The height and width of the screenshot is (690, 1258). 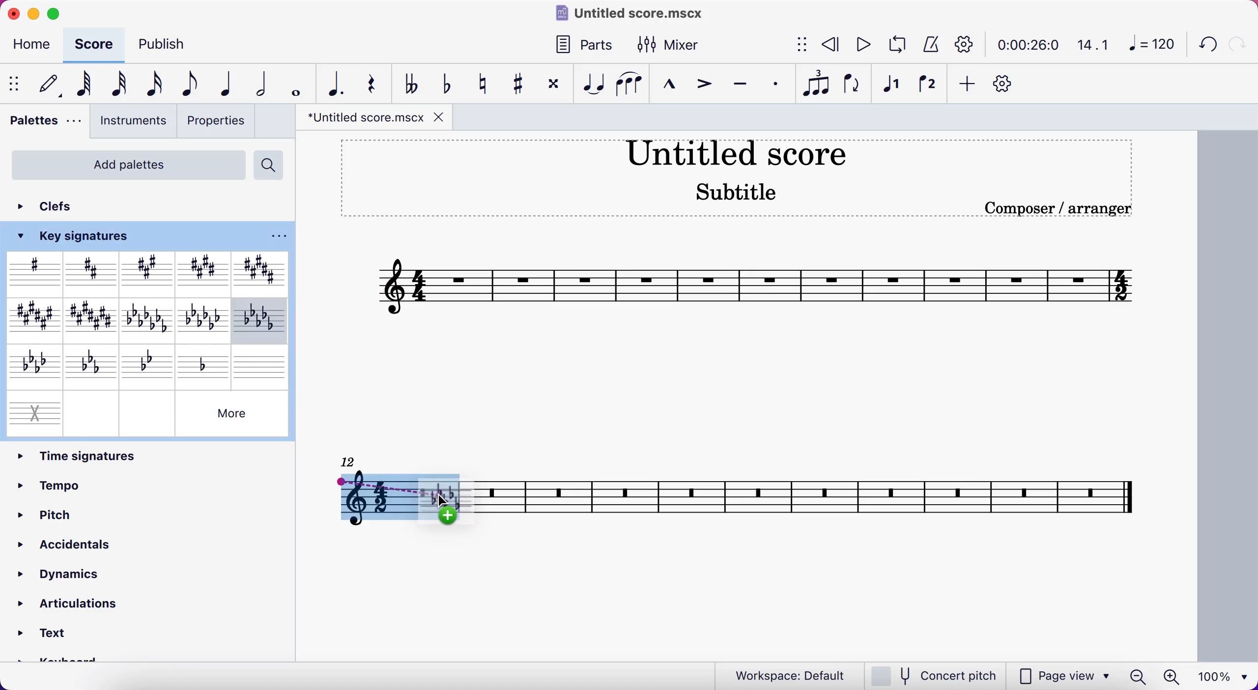 I want to click on toggle sharp, so click(x=516, y=86).